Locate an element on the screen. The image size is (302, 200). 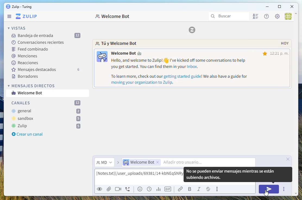
Zulip is located at coordinates (19, 7).